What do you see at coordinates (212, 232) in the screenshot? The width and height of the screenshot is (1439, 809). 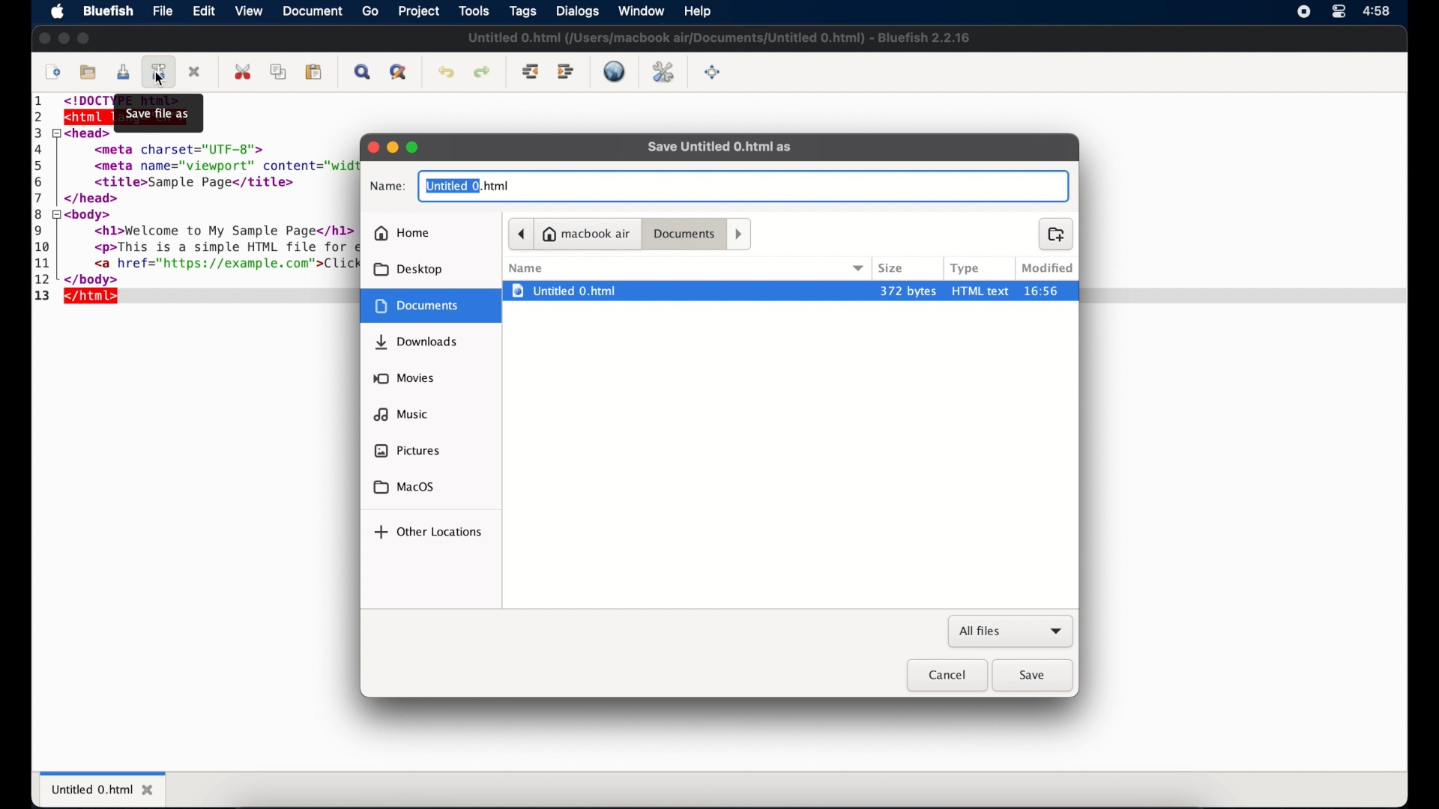 I see `<h1>Welcome to My Sample Page</h1>` at bounding box center [212, 232].